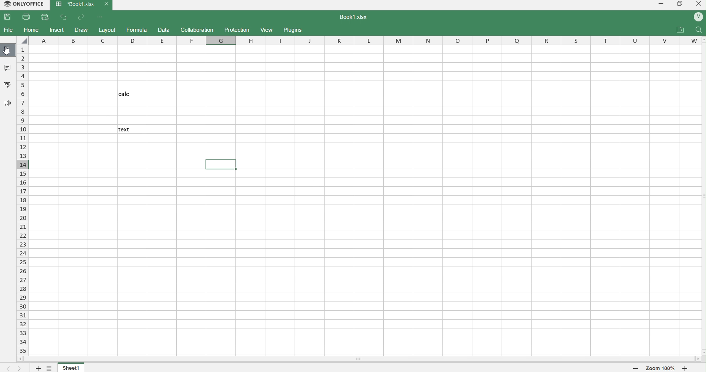  Describe the element at coordinates (74, 5) in the screenshot. I see `book1.xlsx` at that location.